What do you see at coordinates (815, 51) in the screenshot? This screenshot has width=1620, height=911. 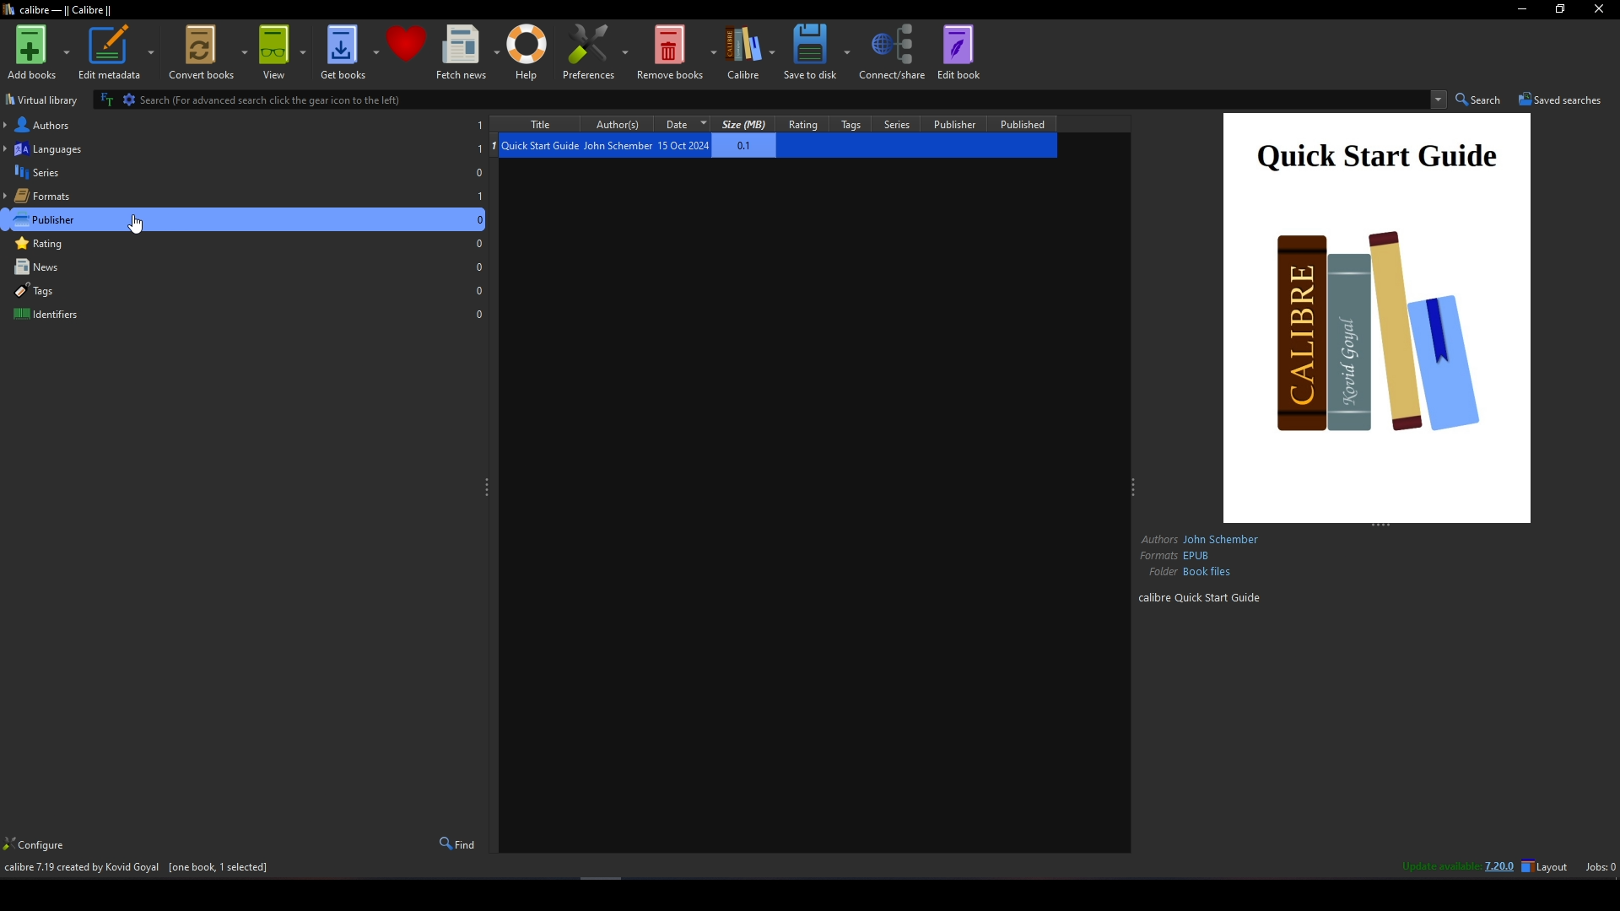 I see `Save to disk` at bounding box center [815, 51].